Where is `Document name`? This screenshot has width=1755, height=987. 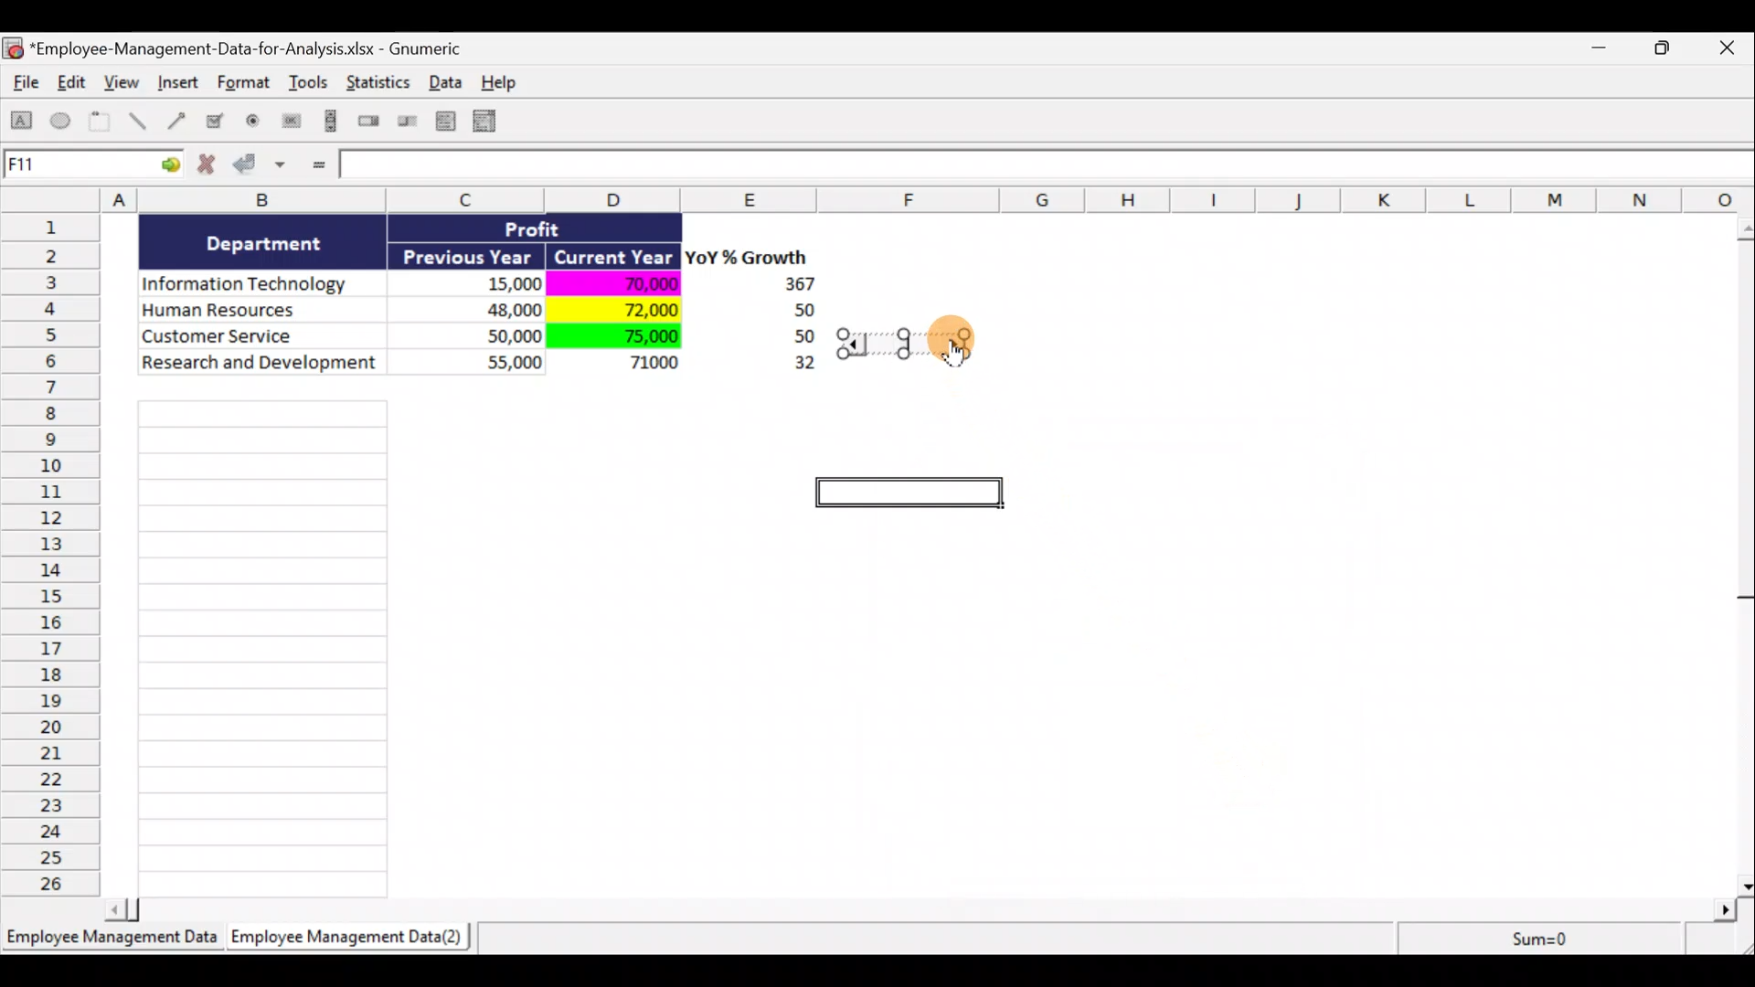
Document name is located at coordinates (242, 50).